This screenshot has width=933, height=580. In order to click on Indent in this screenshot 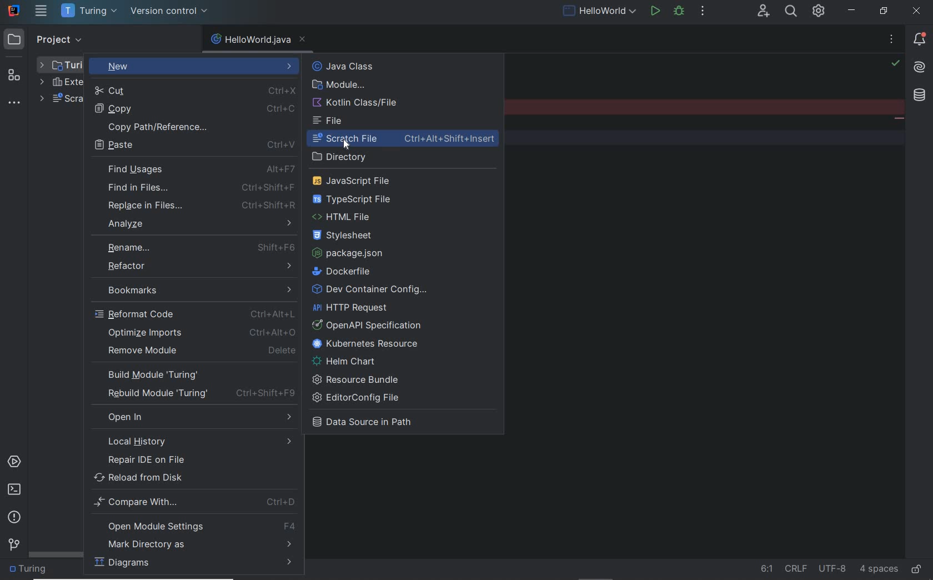, I will do `click(879, 570)`.